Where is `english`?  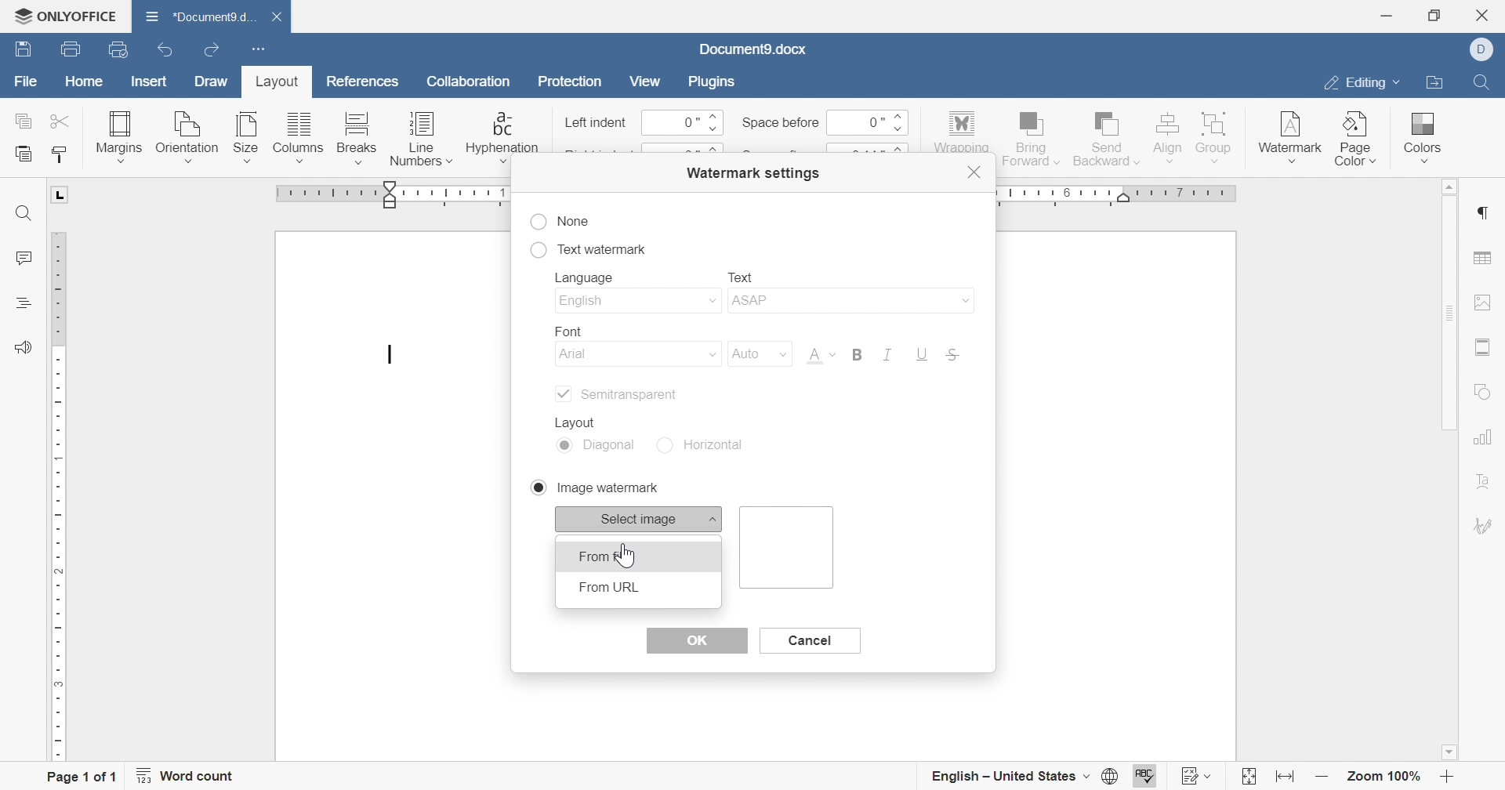
english is located at coordinates (636, 302).